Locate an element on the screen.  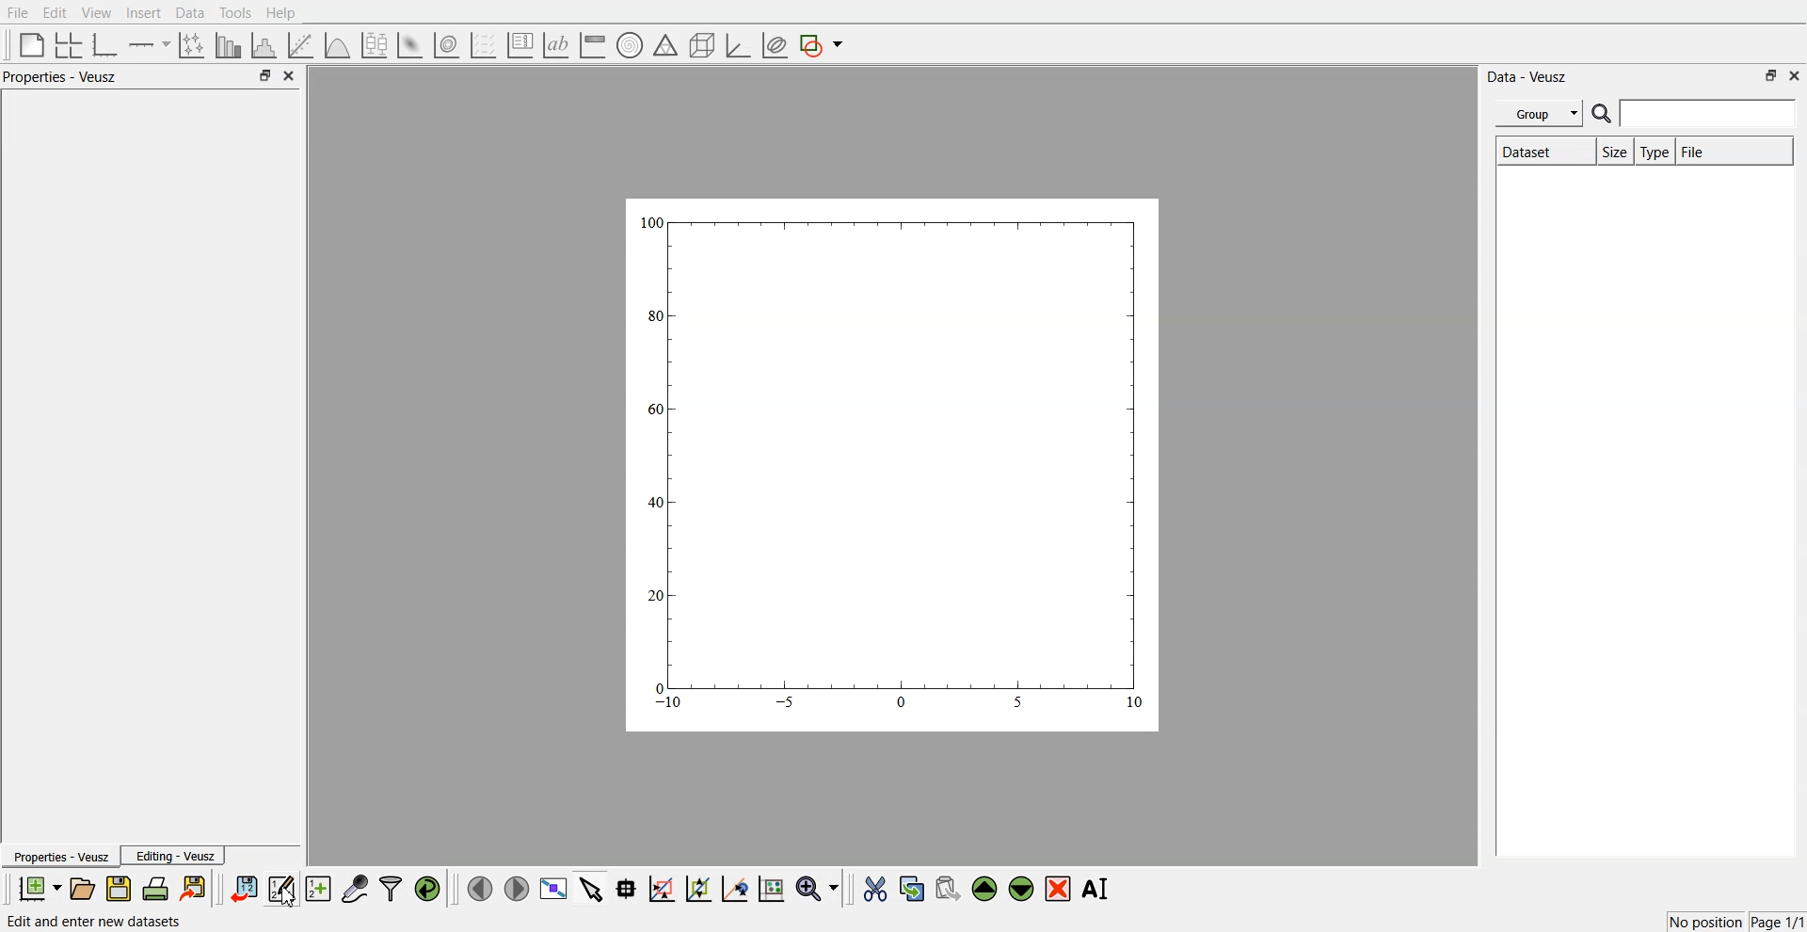
Type is located at coordinates (1655, 153).